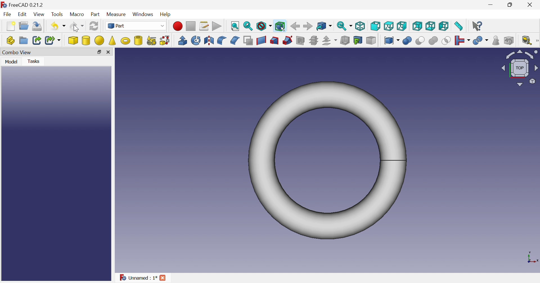  I want to click on New, so click(11, 26).